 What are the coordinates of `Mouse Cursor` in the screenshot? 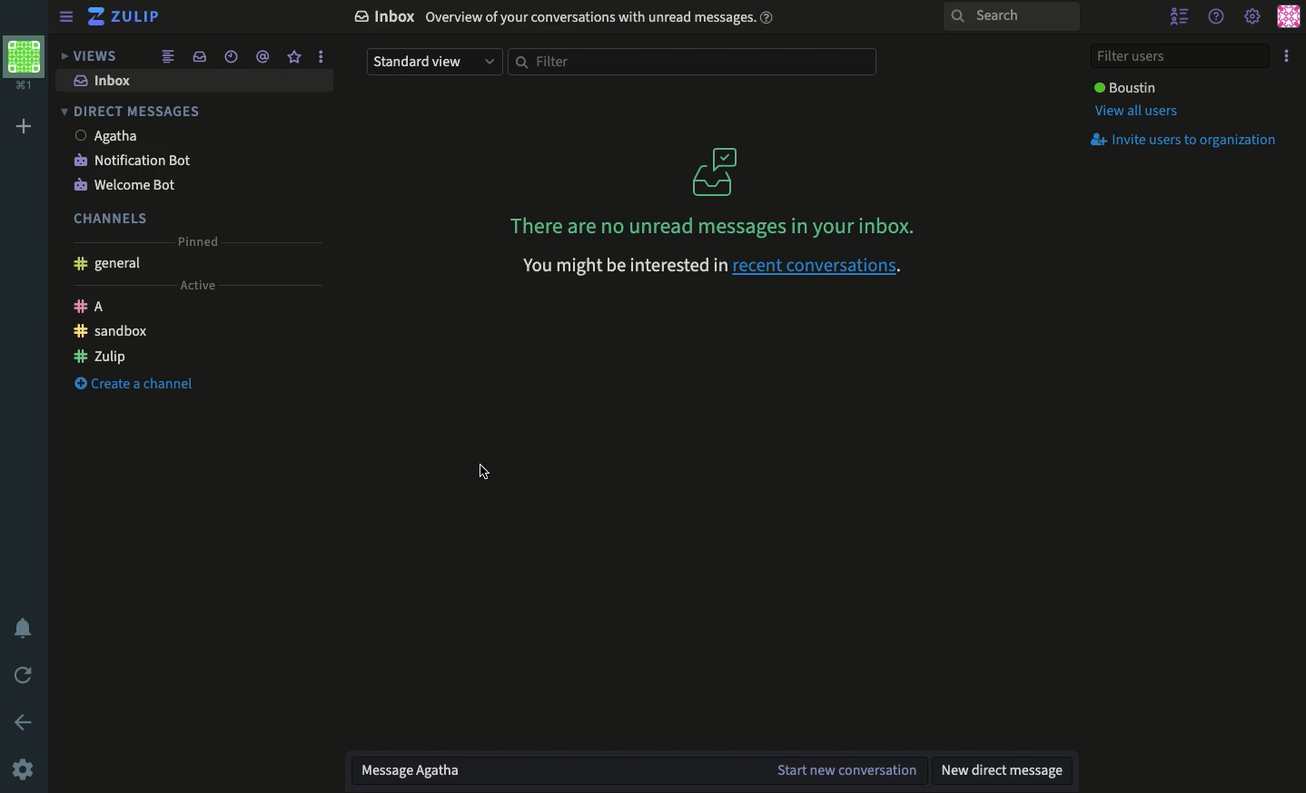 It's located at (483, 475).